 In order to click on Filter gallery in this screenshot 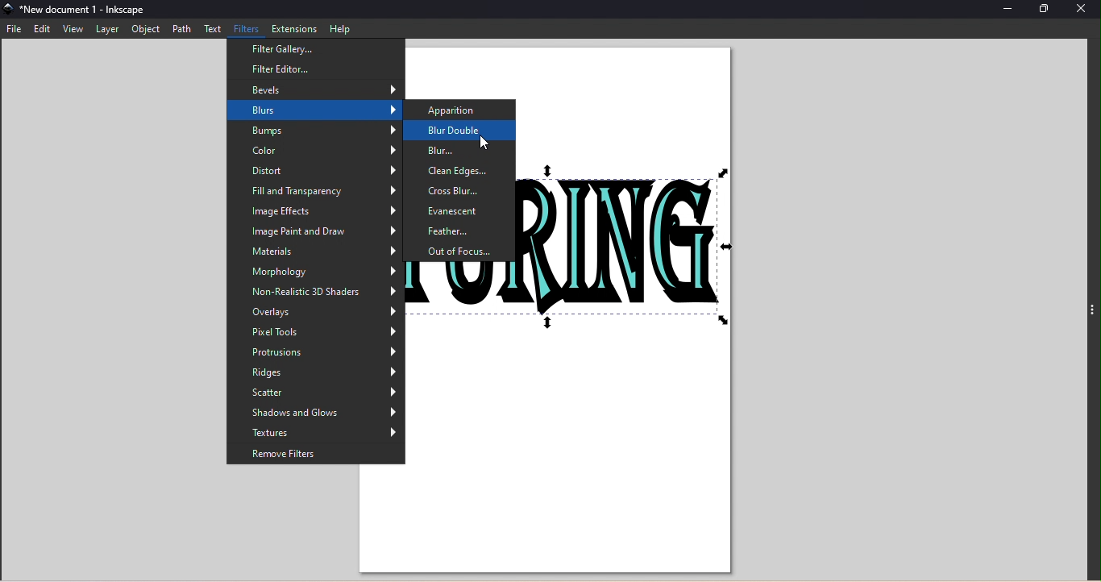, I will do `click(314, 50)`.